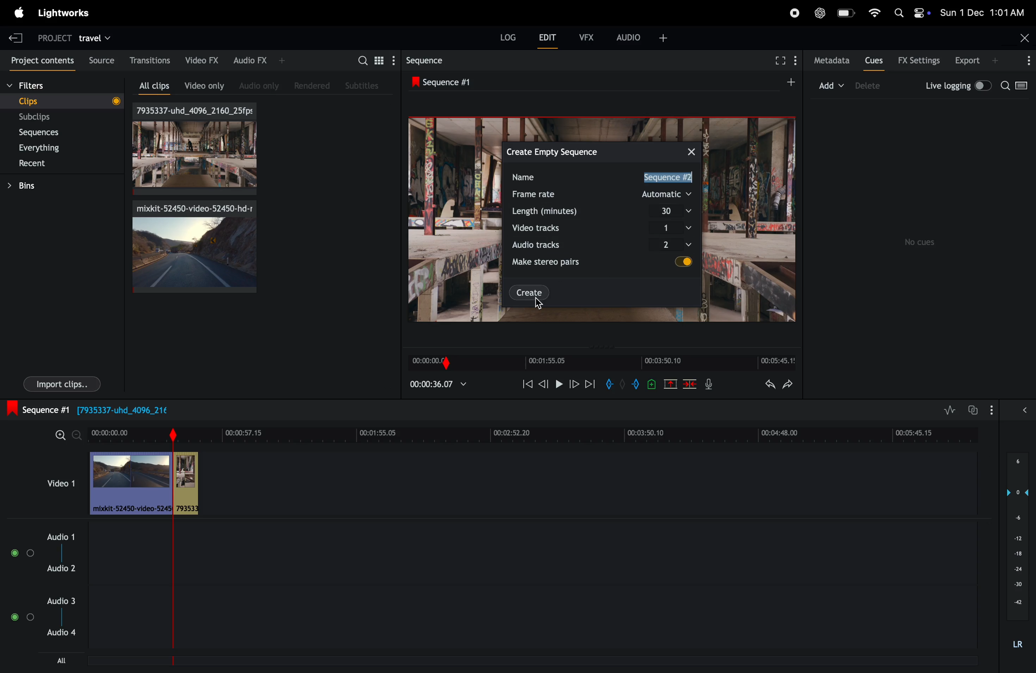 The image size is (1036, 673). What do you see at coordinates (60, 133) in the screenshot?
I see `sequences` at bounding box center [60, 133].